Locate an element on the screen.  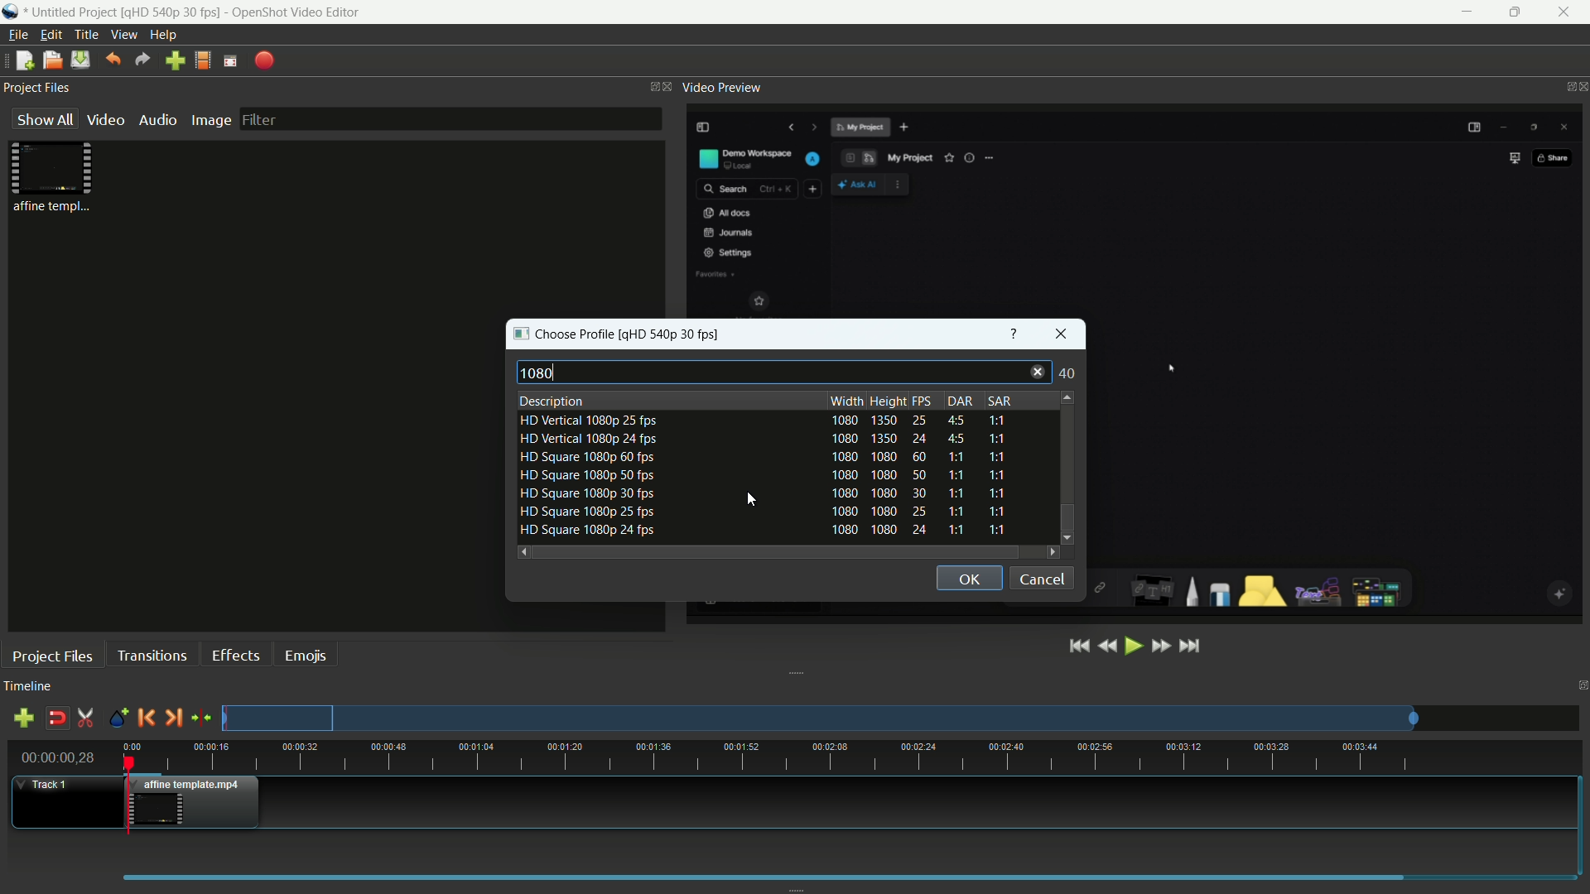
profile-6 is located at coordinates (759, 512).